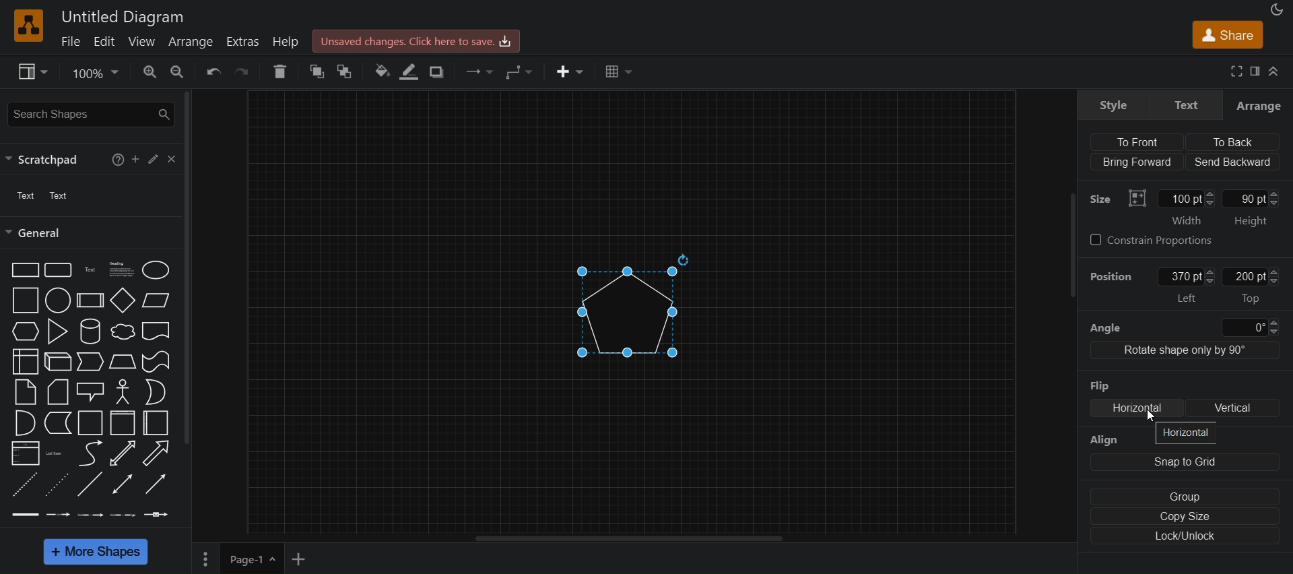 The height and width of the screenshot is (574, 1293). Describe the element at coordinates (33, 72) in the screenshot. I see `view` at that location.